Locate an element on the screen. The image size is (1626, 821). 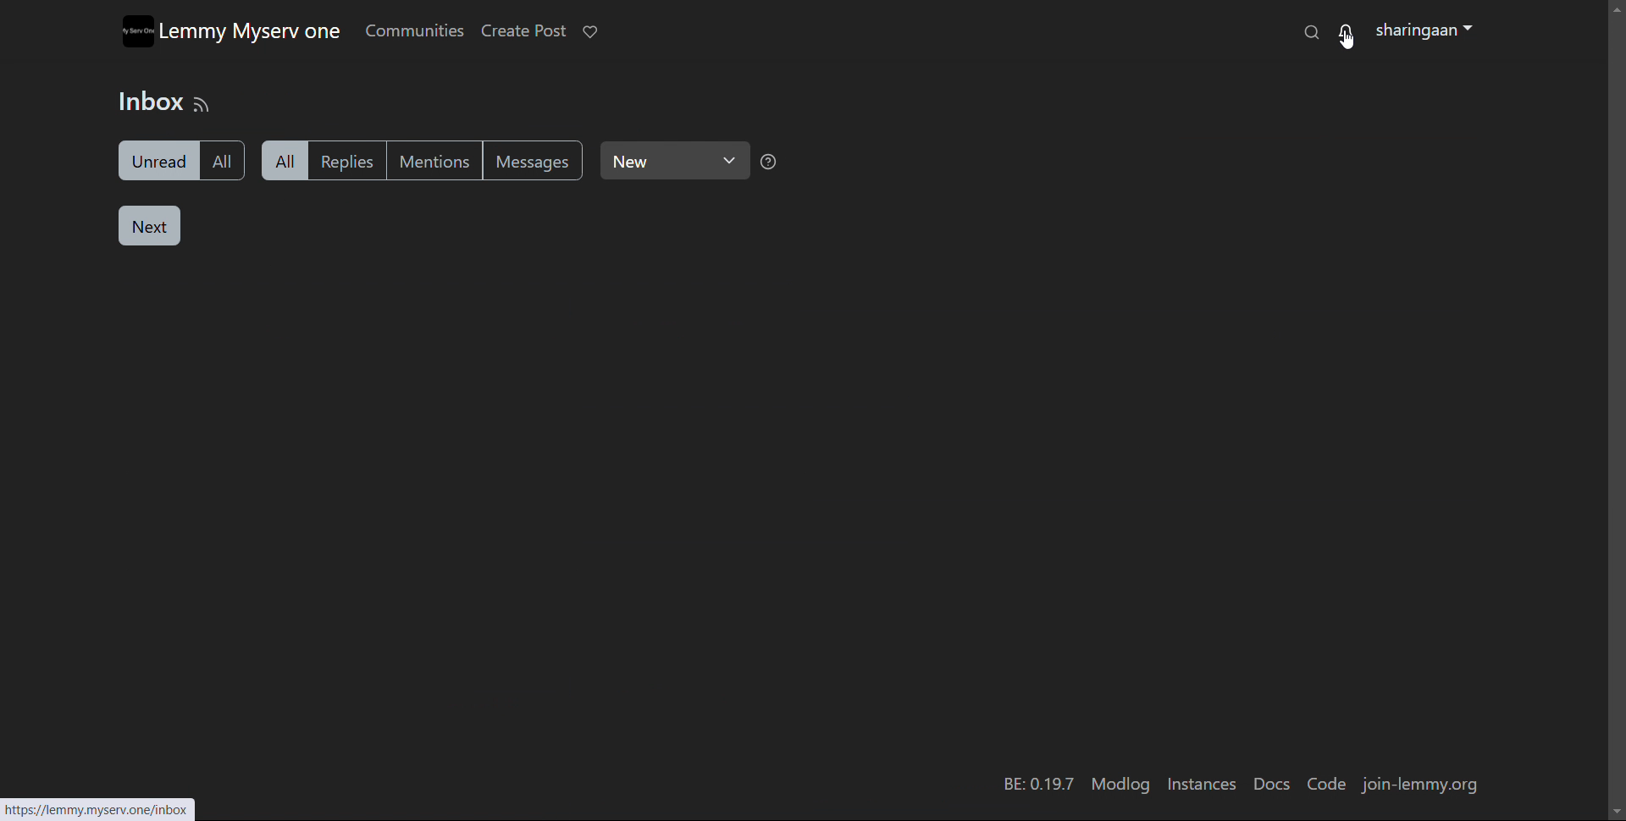
Pointer is located at coordinates (1350, 46).